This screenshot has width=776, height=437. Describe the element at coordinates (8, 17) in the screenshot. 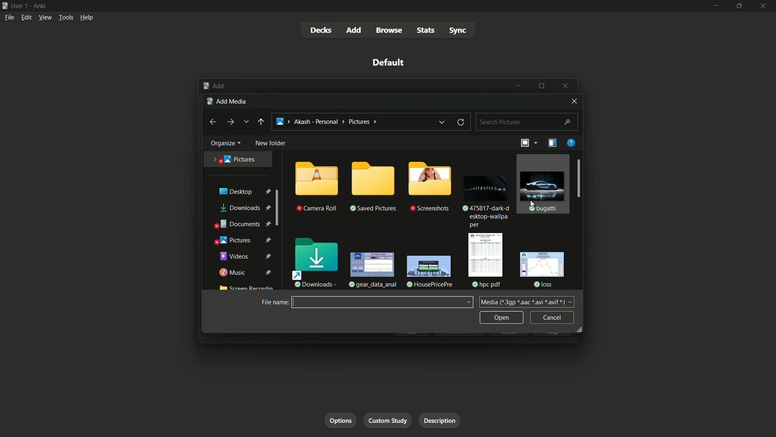

I see `file menu` at that location.